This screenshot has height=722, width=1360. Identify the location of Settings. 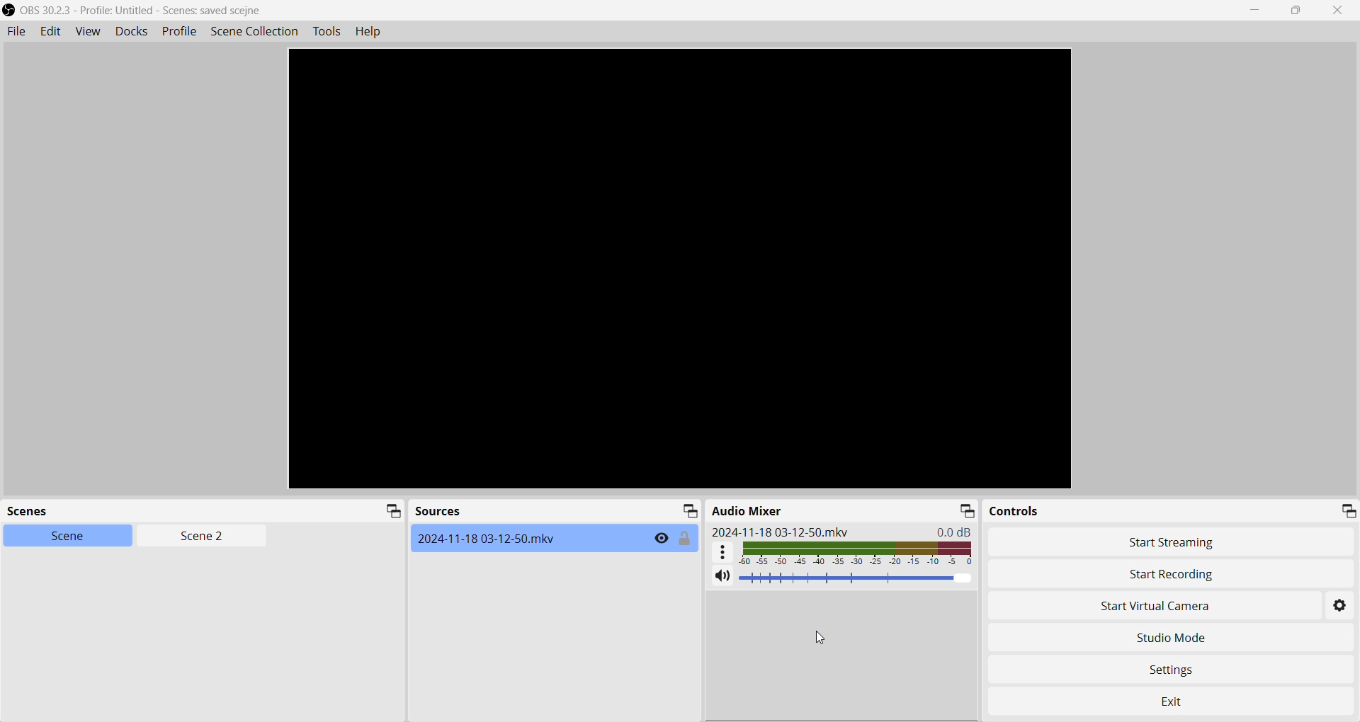
(1341, 607).